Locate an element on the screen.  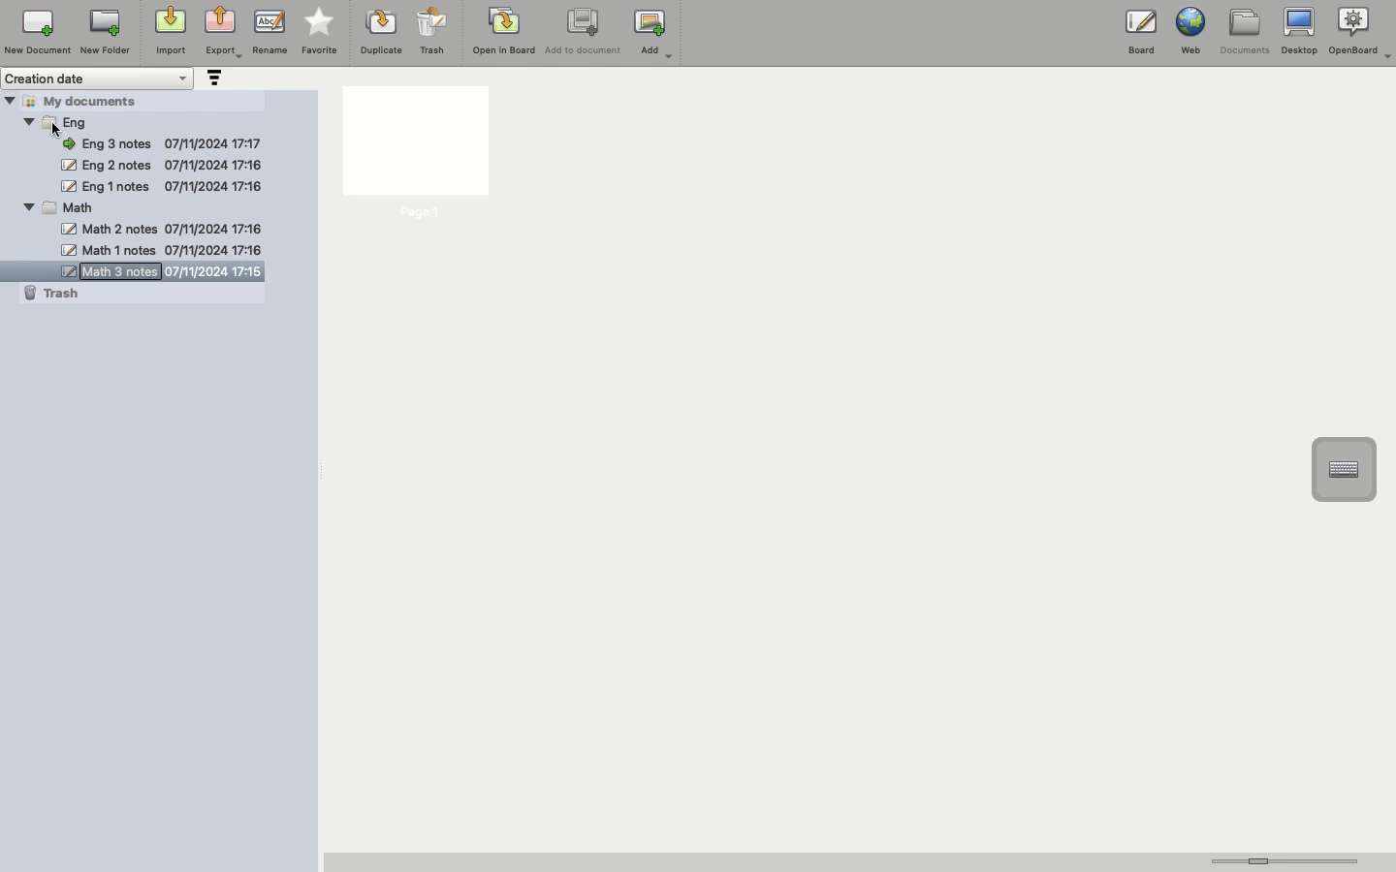
My documents is located at coordinates (93, 100).